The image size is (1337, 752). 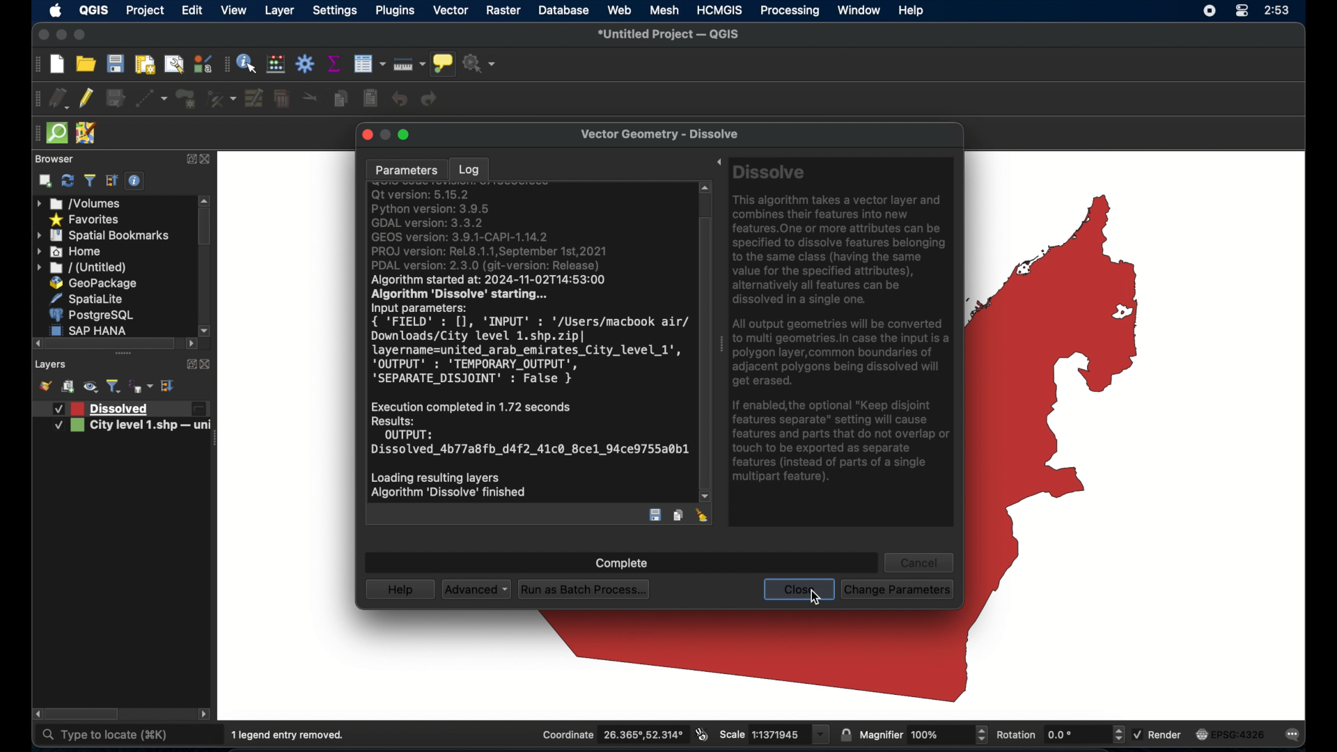 I want to click on open project, so click(x=86, y=63).